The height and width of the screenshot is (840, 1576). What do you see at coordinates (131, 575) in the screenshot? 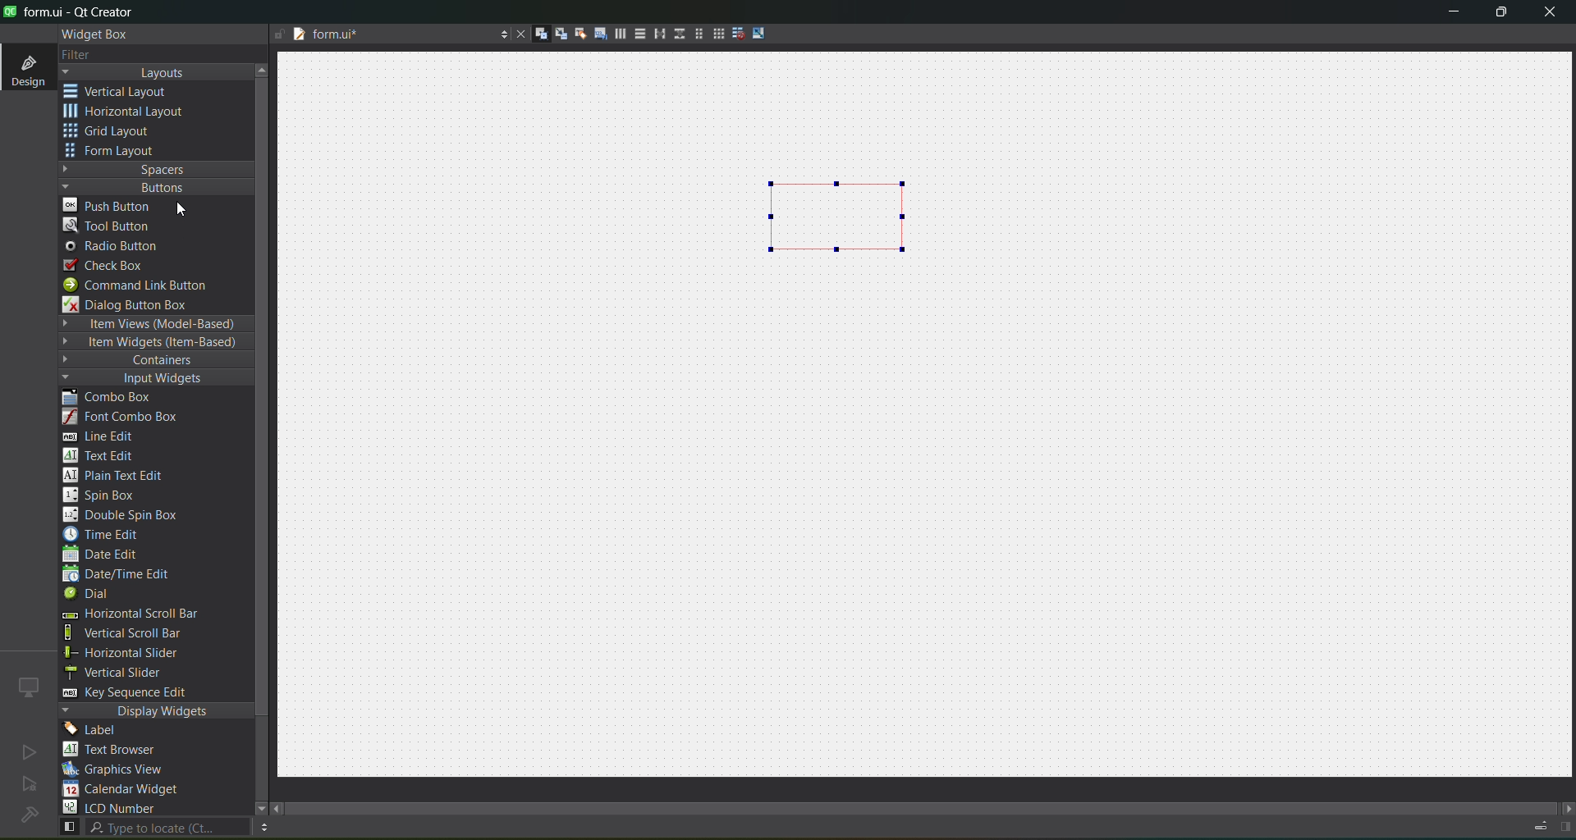
I see `date/time edit` at bounding box center [131, 575].